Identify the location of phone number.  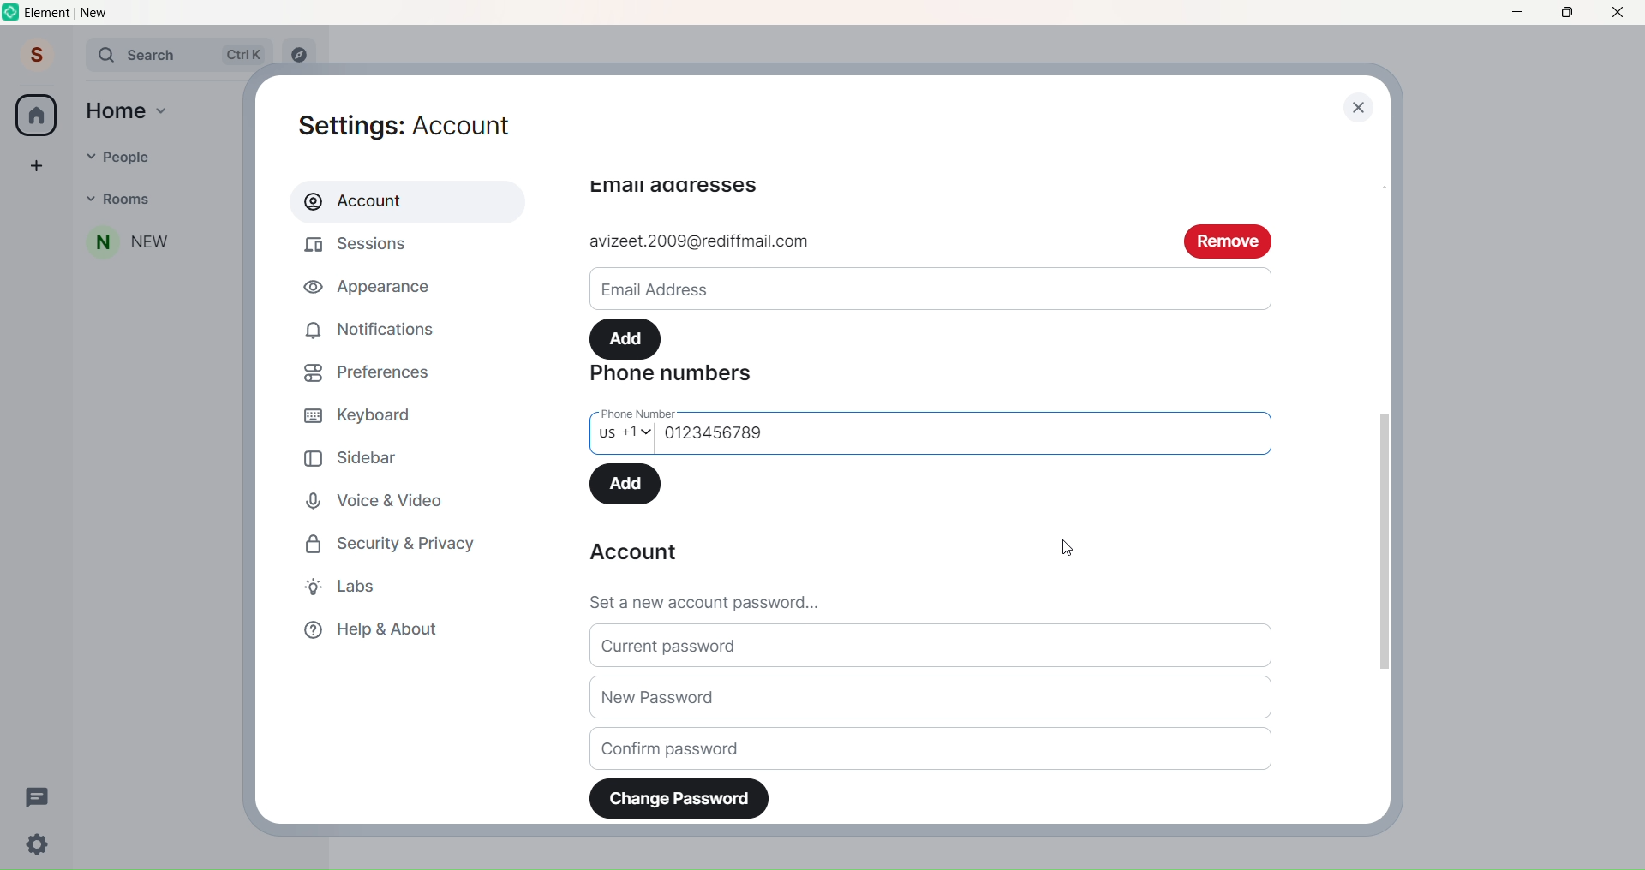
(634, 412).